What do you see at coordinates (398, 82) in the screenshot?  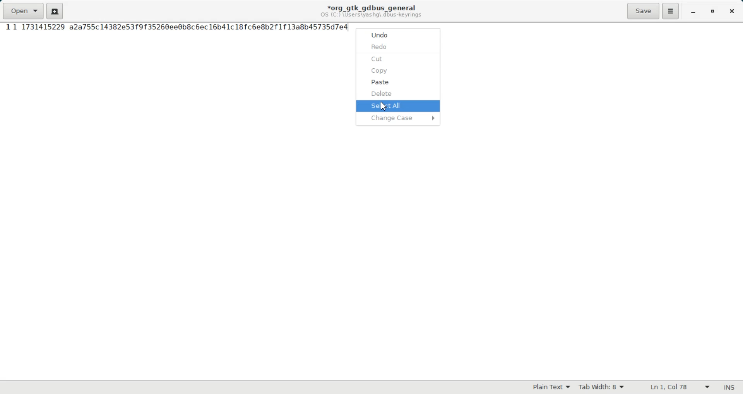 I see `Paste` at bounding box center [398, 82].